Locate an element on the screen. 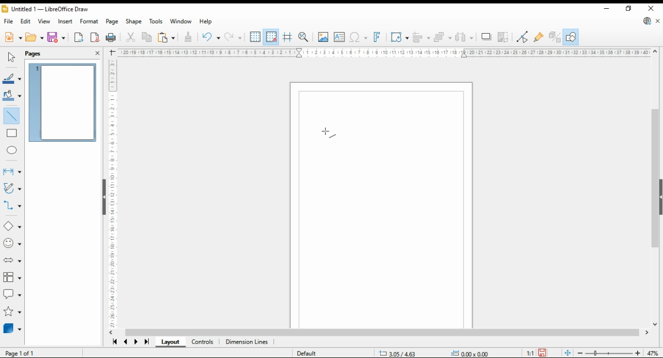  last page is located at coordinates (146, 342).